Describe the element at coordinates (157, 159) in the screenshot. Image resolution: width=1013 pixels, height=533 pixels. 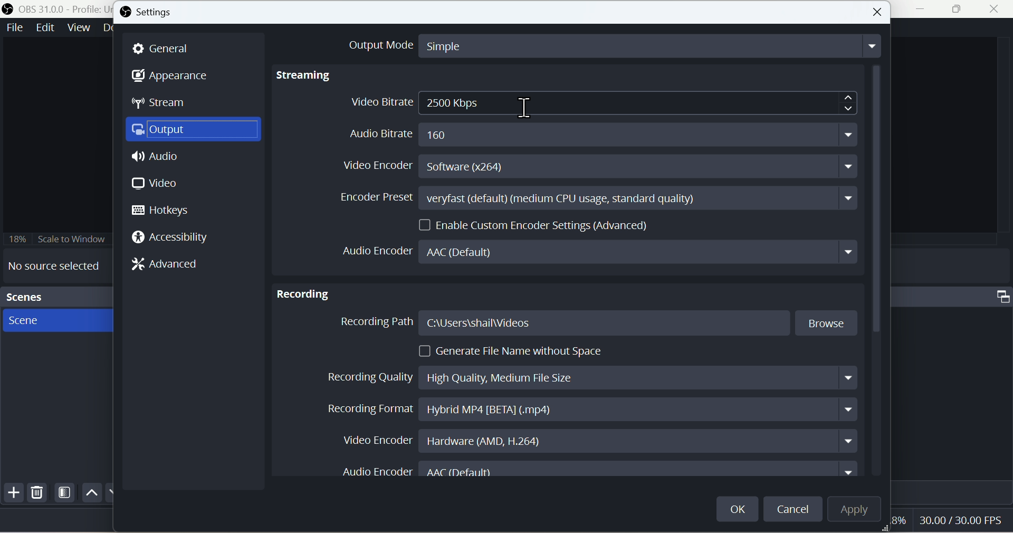
I see `Audio` at that location.